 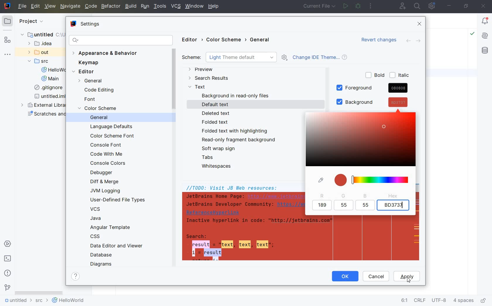 I want to click on scrollbar, so click(x=39, y=292).